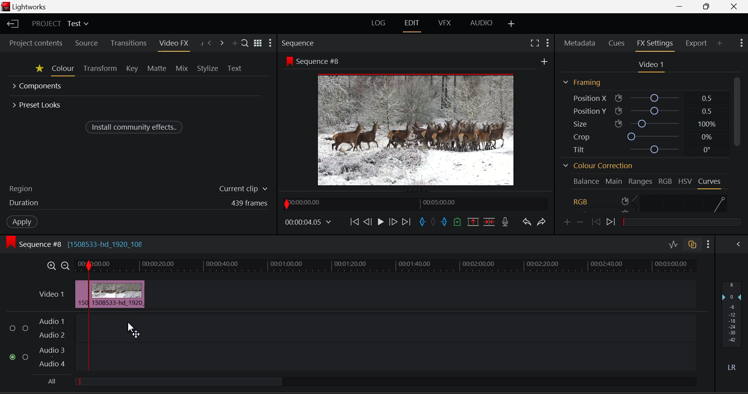 This screenshot has width=748, height=394. I want to click on Stylize, so click(207, 68).